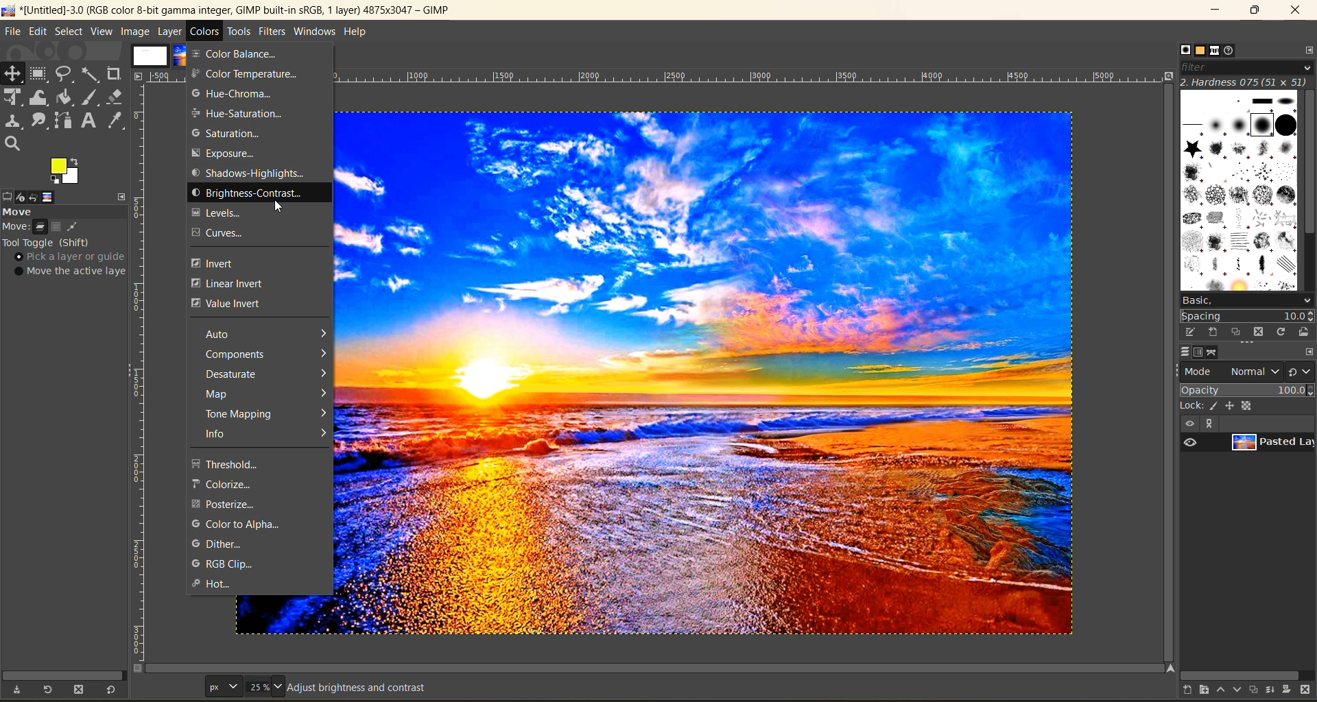 This screenshot has width=1317, height=702. Describe the element at coordinates (1284, 335) in the screenshot. I see `refresh brush` at that location.